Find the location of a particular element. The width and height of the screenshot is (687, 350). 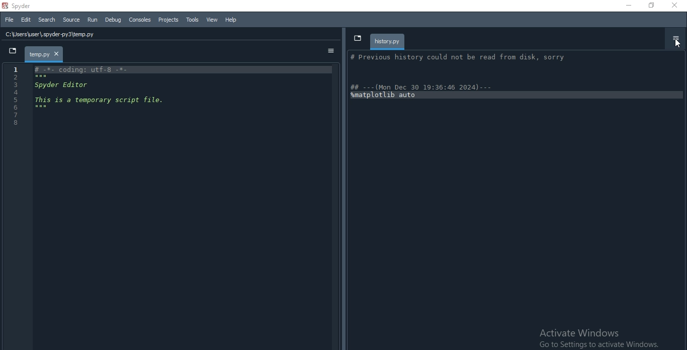

spyder is located at coordinates (20, 6).